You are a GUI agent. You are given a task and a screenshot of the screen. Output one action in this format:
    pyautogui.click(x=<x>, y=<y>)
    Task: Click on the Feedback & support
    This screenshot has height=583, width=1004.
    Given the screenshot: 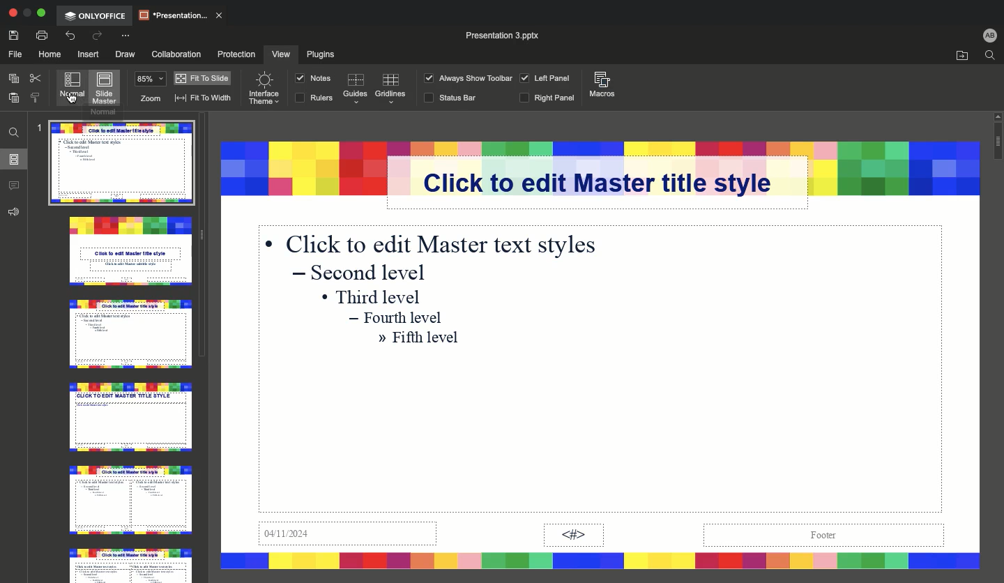 What is the action you would take?
    pyautogui.click(x=15, y=211)
    